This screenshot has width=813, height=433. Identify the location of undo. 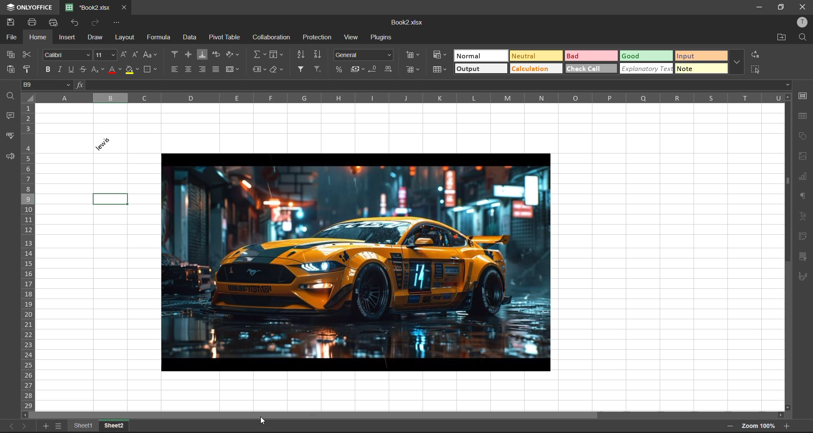
(78, 24).